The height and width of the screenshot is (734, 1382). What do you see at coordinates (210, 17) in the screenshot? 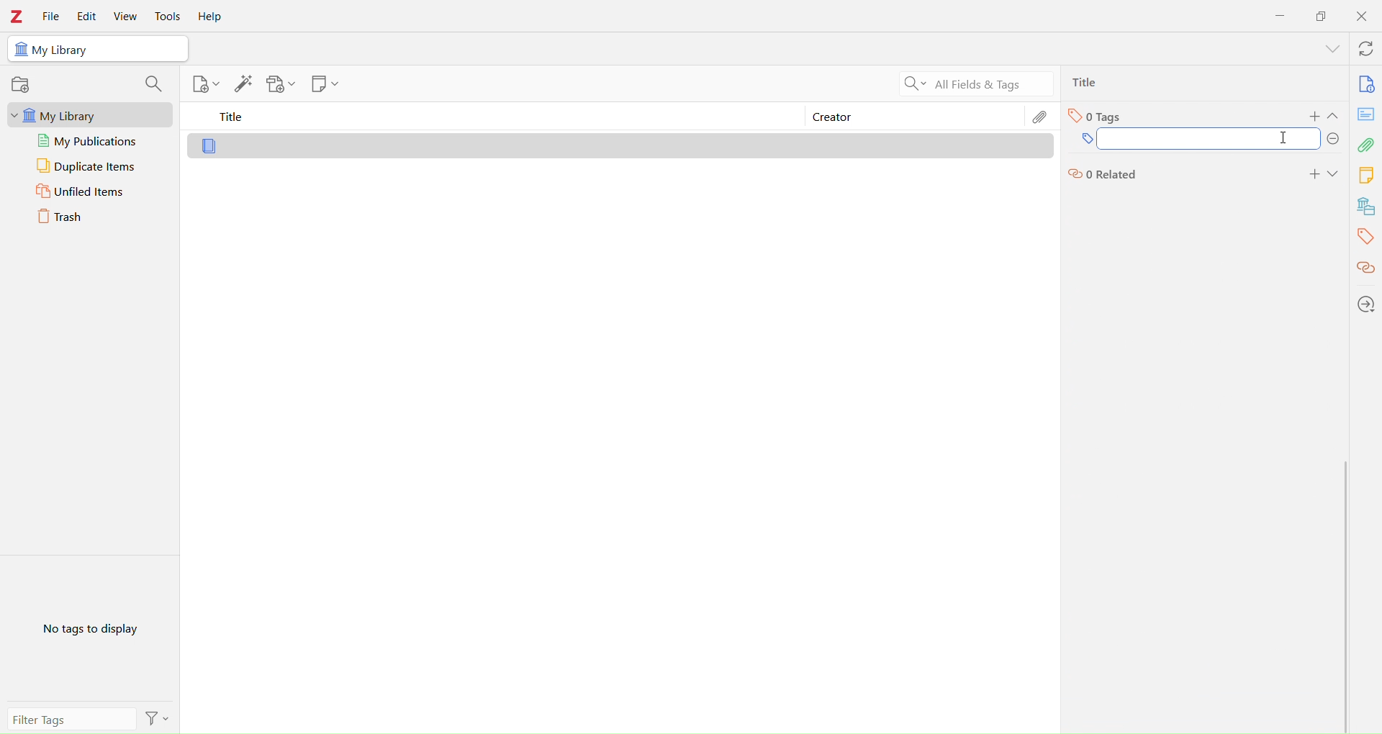
I see `Help` at bounding box center [210, 17].